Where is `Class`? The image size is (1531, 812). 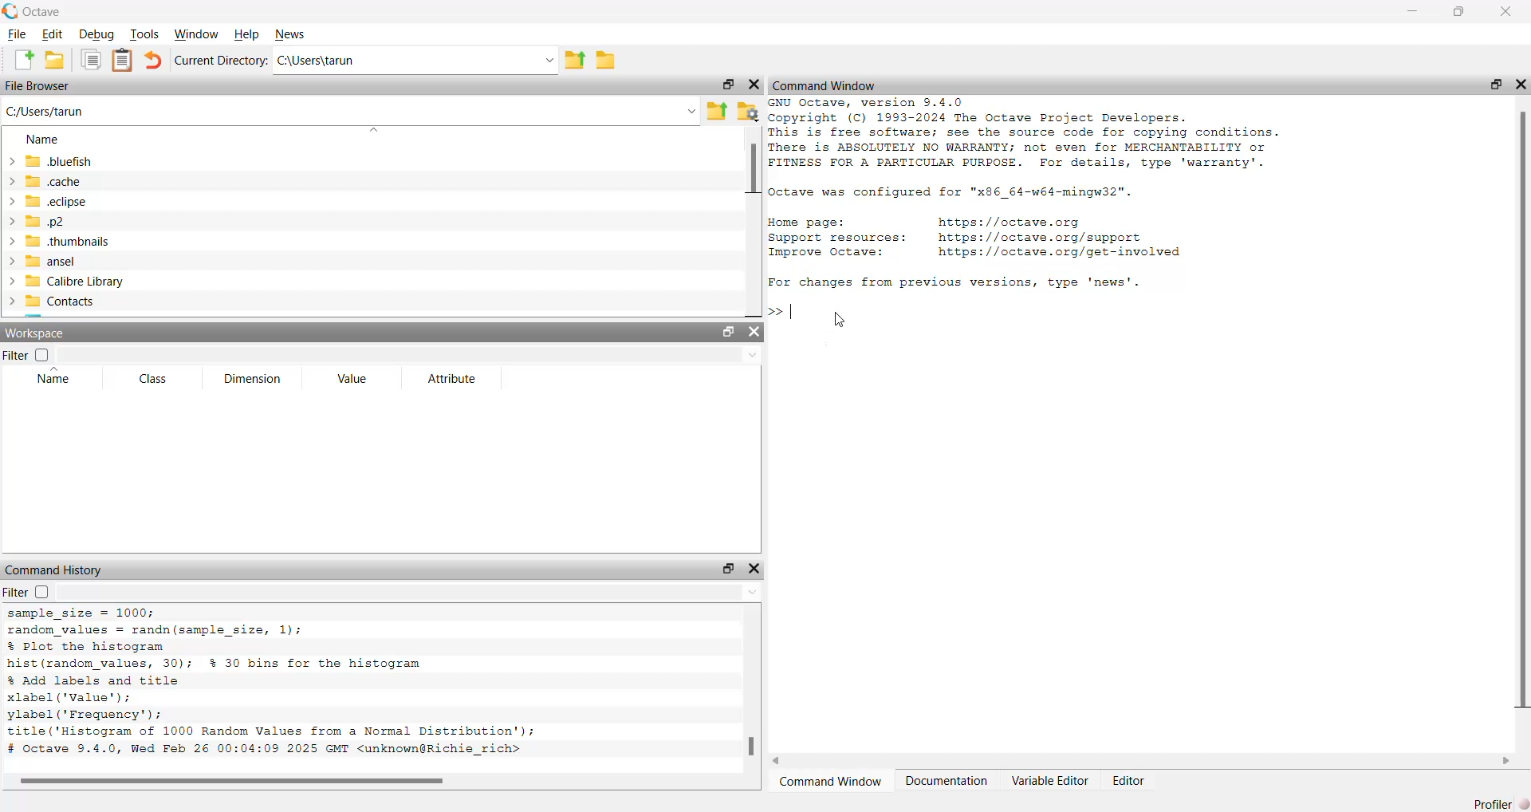
Class is located at coordinates (157, 379).